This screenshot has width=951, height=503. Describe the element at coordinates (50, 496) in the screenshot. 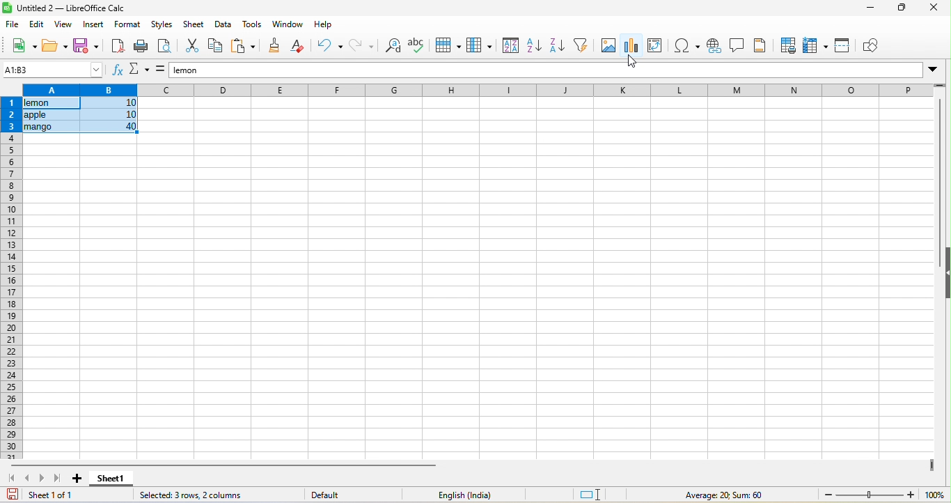

I see `sheet 1 of 1` at that location.